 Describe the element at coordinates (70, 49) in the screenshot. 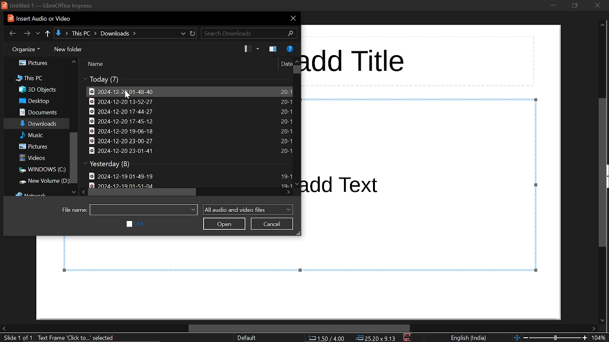

I see `new folder` at that location.